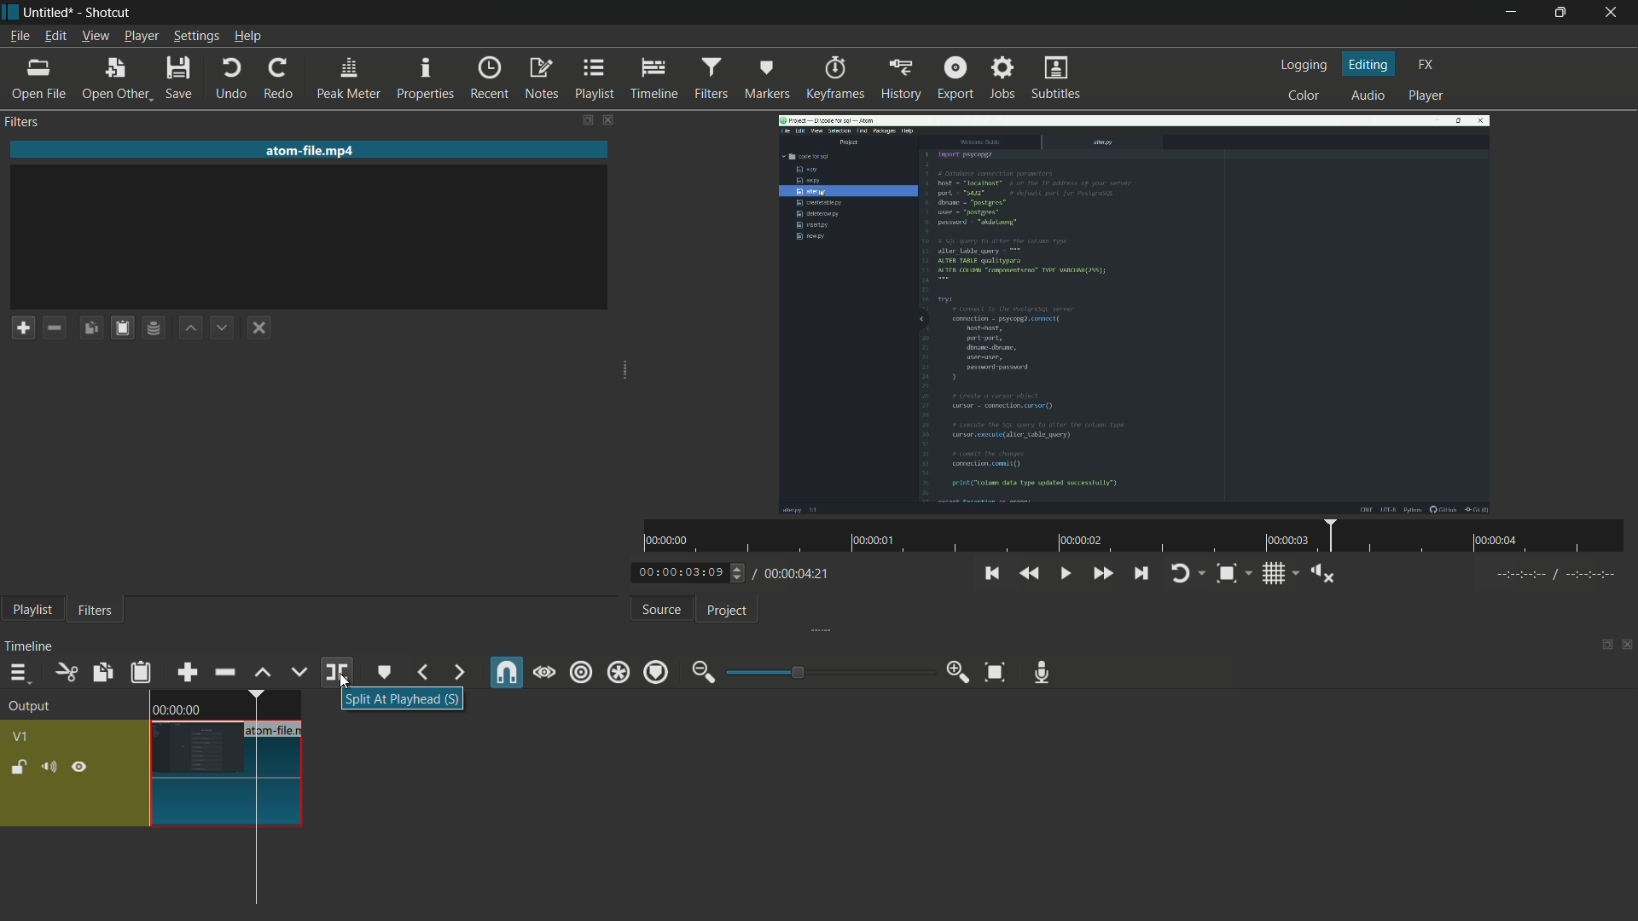  I want to click on hide, so click(79, 768).